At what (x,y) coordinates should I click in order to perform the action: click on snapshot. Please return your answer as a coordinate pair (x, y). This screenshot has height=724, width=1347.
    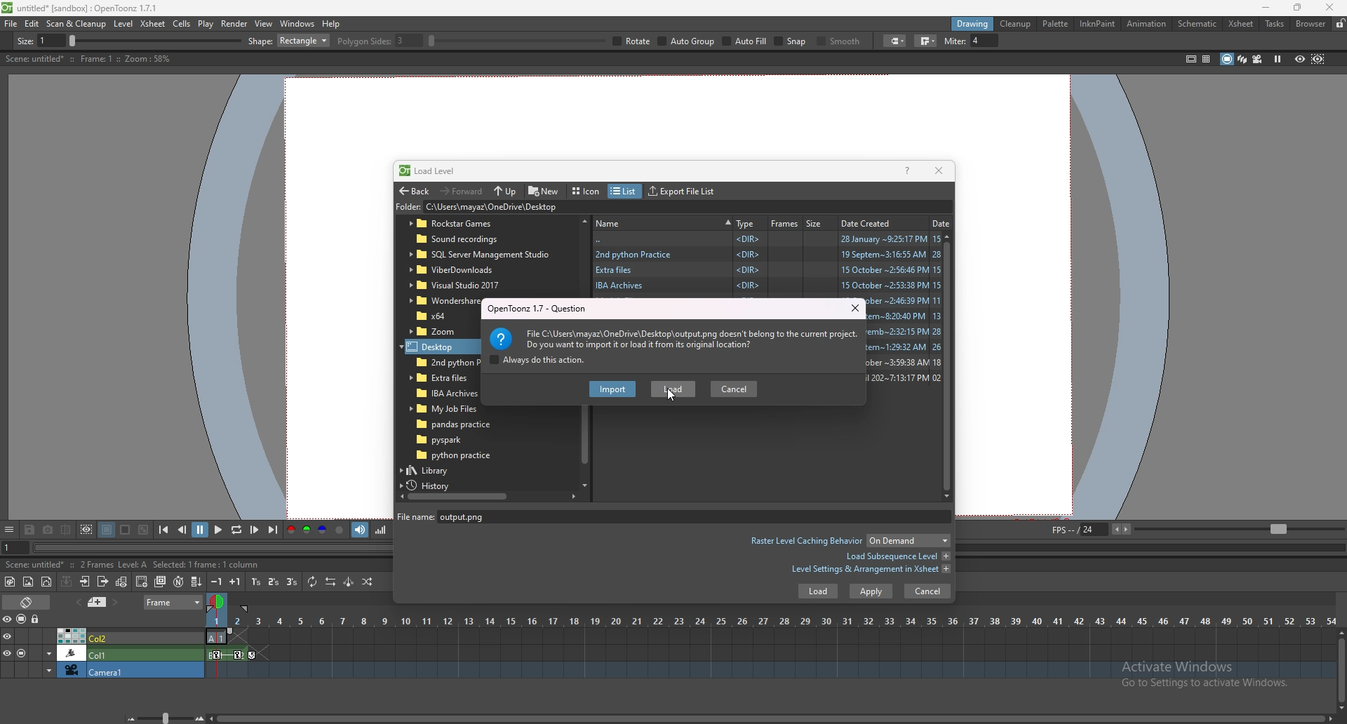
    Looking at the image, I should click on (48, 530).